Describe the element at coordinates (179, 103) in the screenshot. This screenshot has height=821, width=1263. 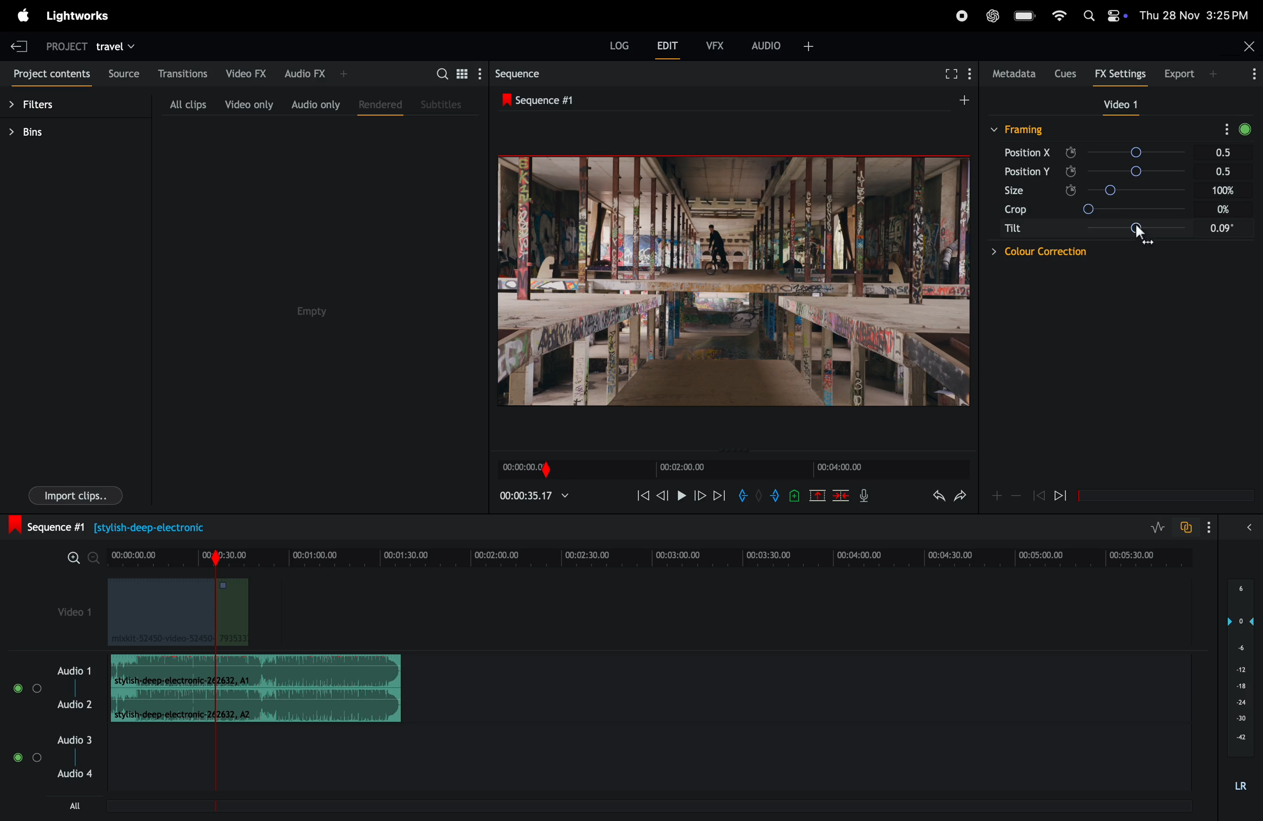
I see `all clips` at that location.